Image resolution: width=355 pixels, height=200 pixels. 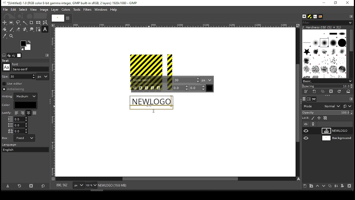 What do you see at coordinates (153, 88) in the screenshot?
I see `underline` at bounding box center [153, 88].